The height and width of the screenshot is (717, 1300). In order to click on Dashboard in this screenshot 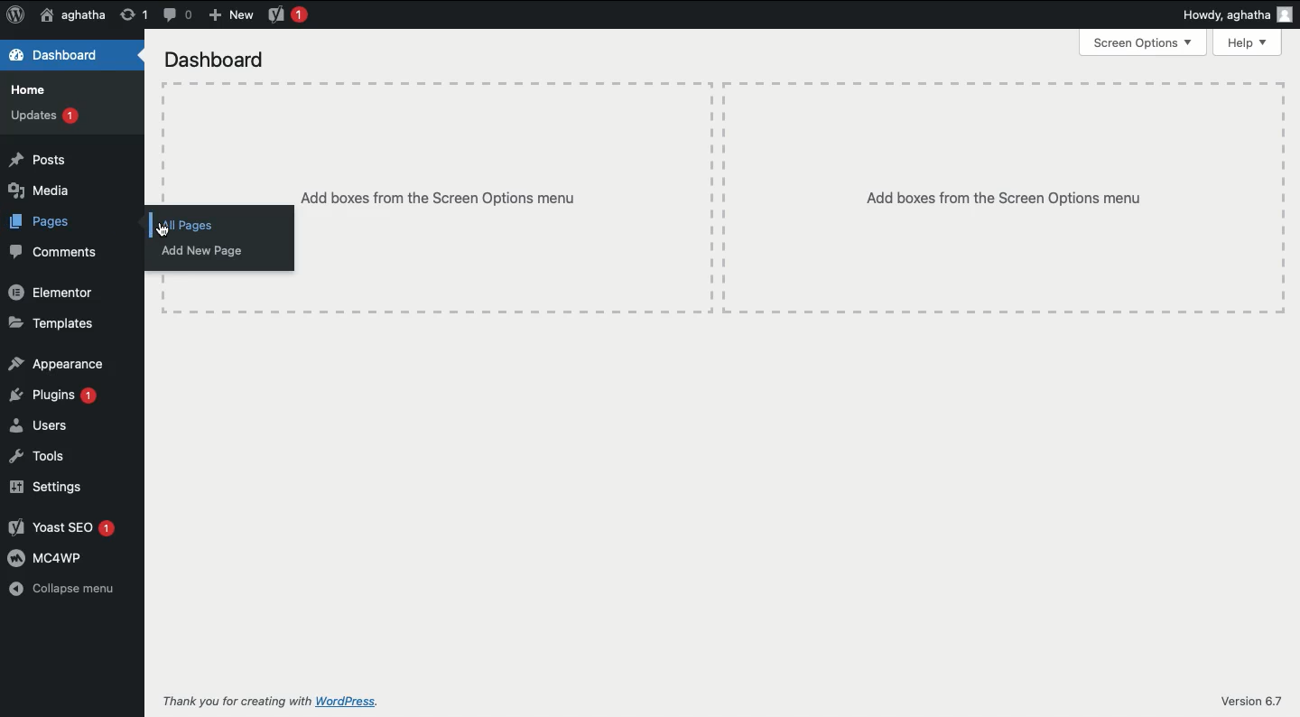, I will do `click(218, 61)`.